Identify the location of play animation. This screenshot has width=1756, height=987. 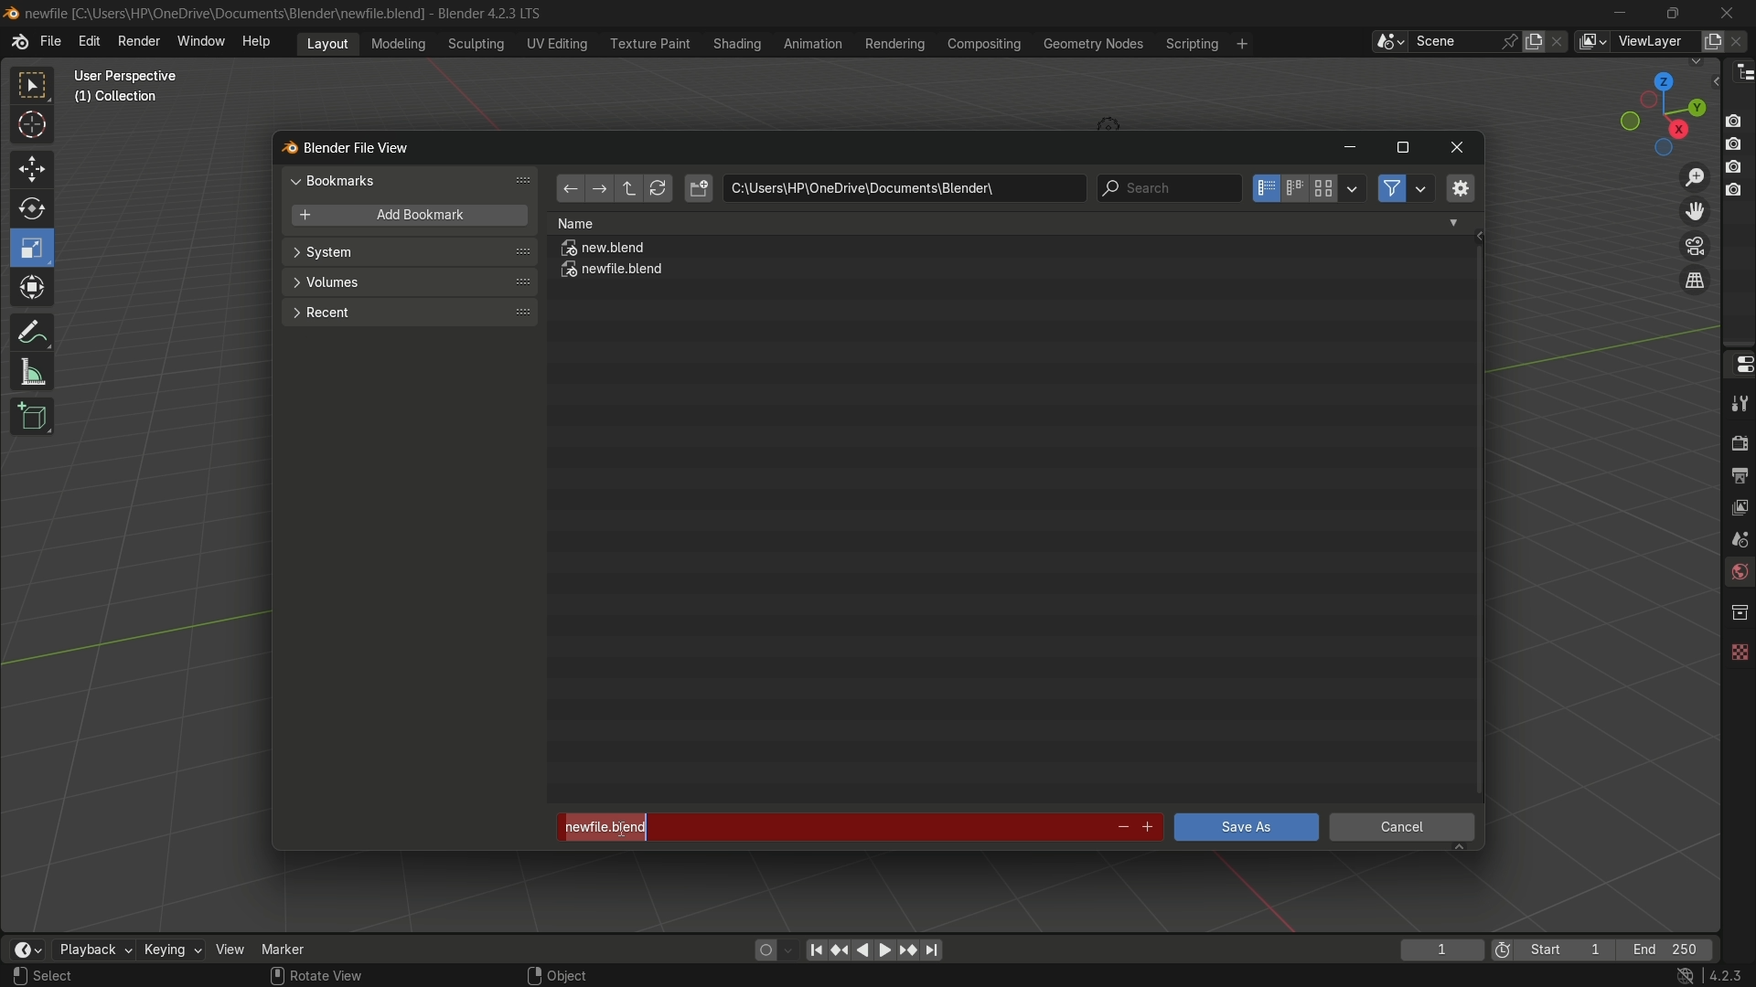
(874, 950).